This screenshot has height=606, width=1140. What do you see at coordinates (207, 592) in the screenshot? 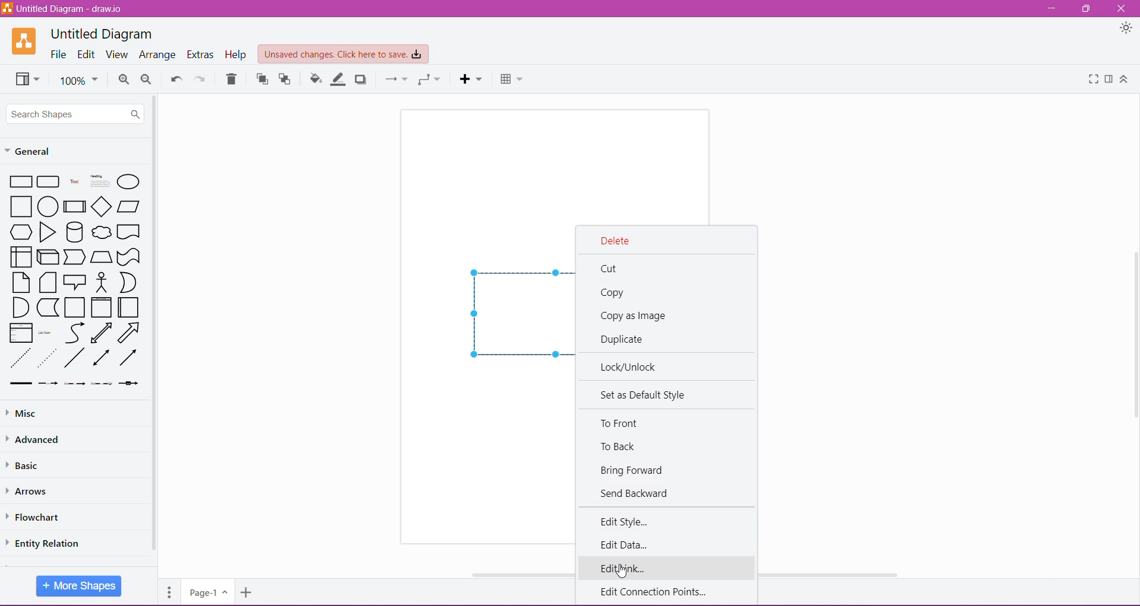
I see `Page Number` at bounding box center [207, 592].